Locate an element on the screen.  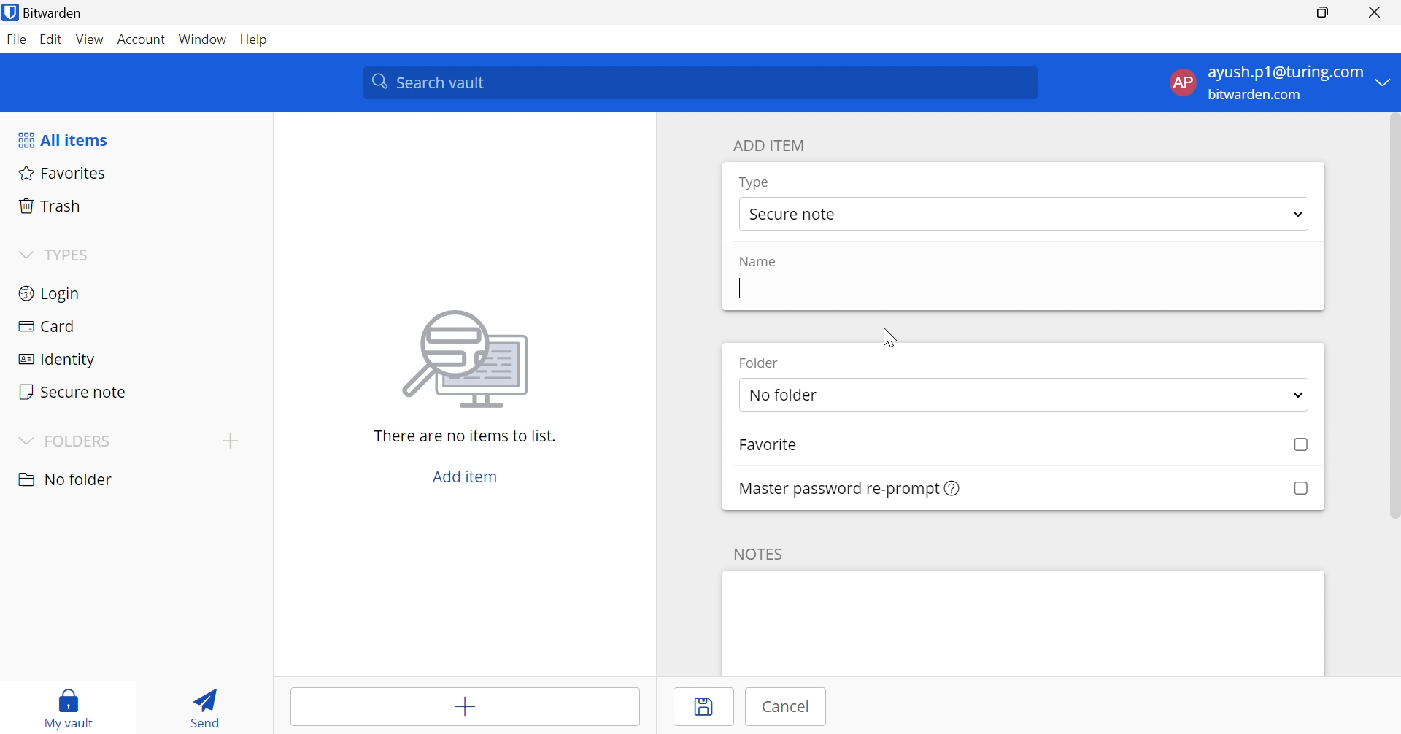
View is located at coordinates (90, 41).